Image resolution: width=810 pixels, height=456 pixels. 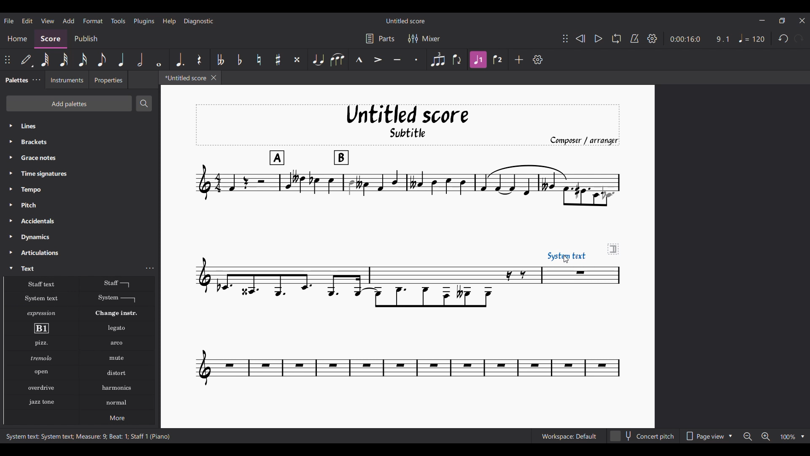 I want to click on Page view options, so click(x=708, y=436).